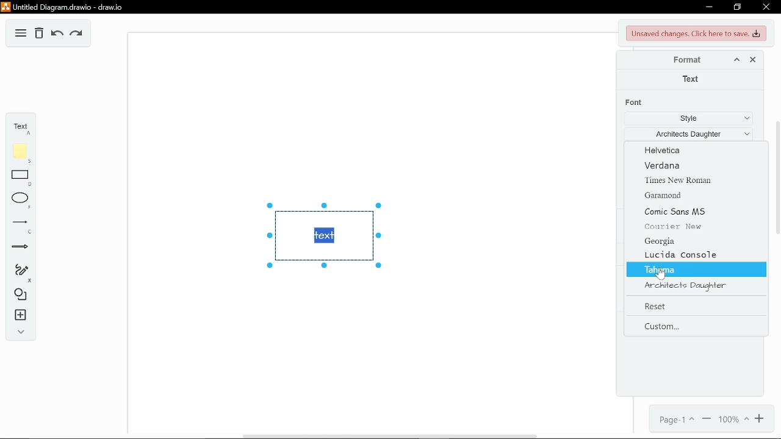 This screenshot has width=781, height=439. I want to click on lucida console, so click(696, 255).